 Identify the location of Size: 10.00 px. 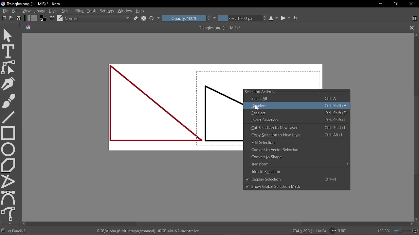
(243, 18).